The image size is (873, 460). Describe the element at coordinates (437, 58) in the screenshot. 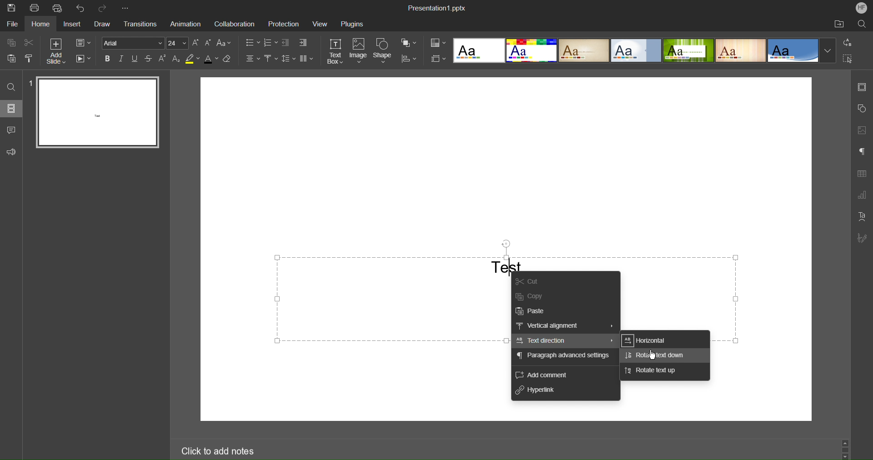

I see `Size Settings` at that location.